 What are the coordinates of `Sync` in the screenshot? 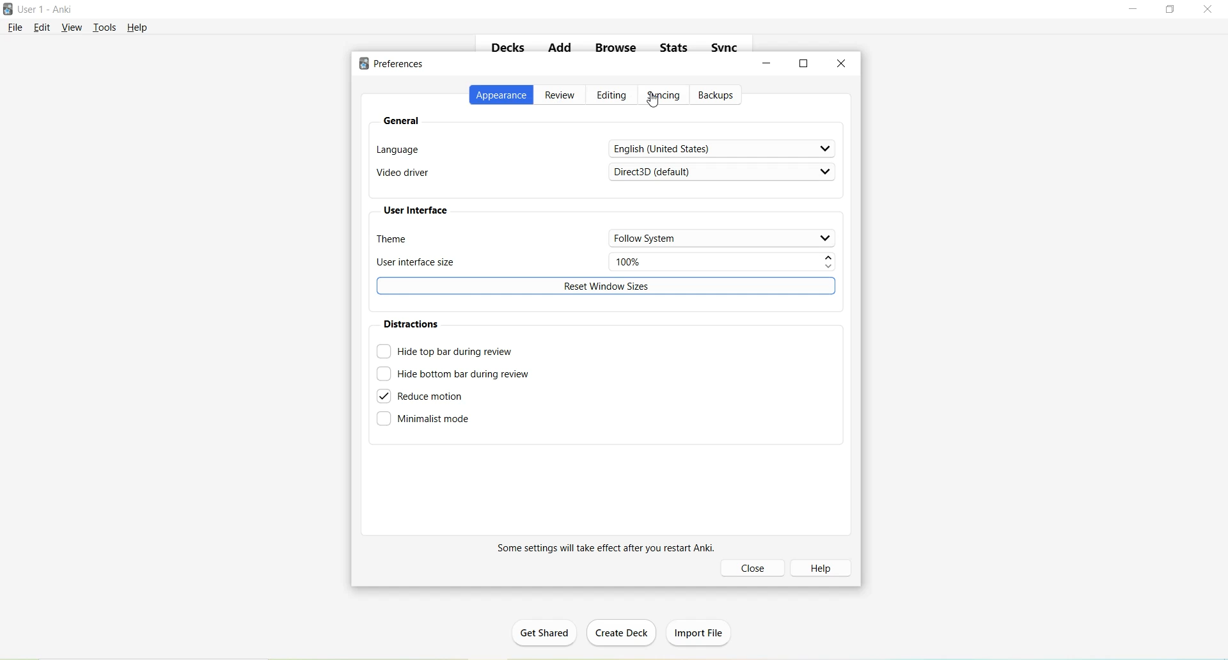 It's located at (726, 48).